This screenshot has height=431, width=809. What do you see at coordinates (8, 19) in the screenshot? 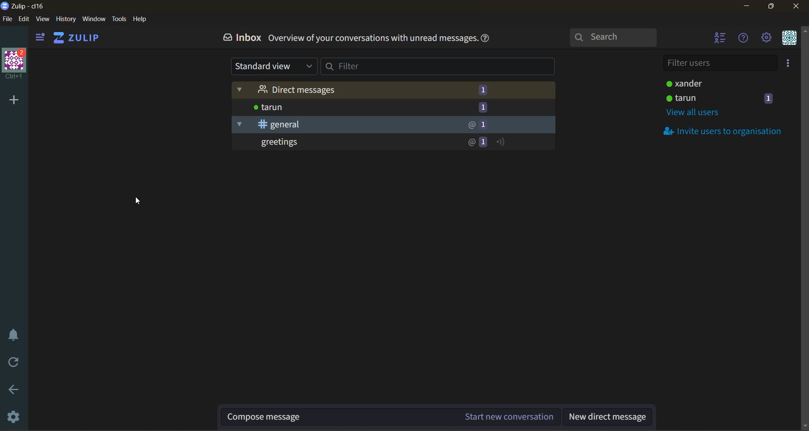
I see `file` at bounding box center [8, 19].